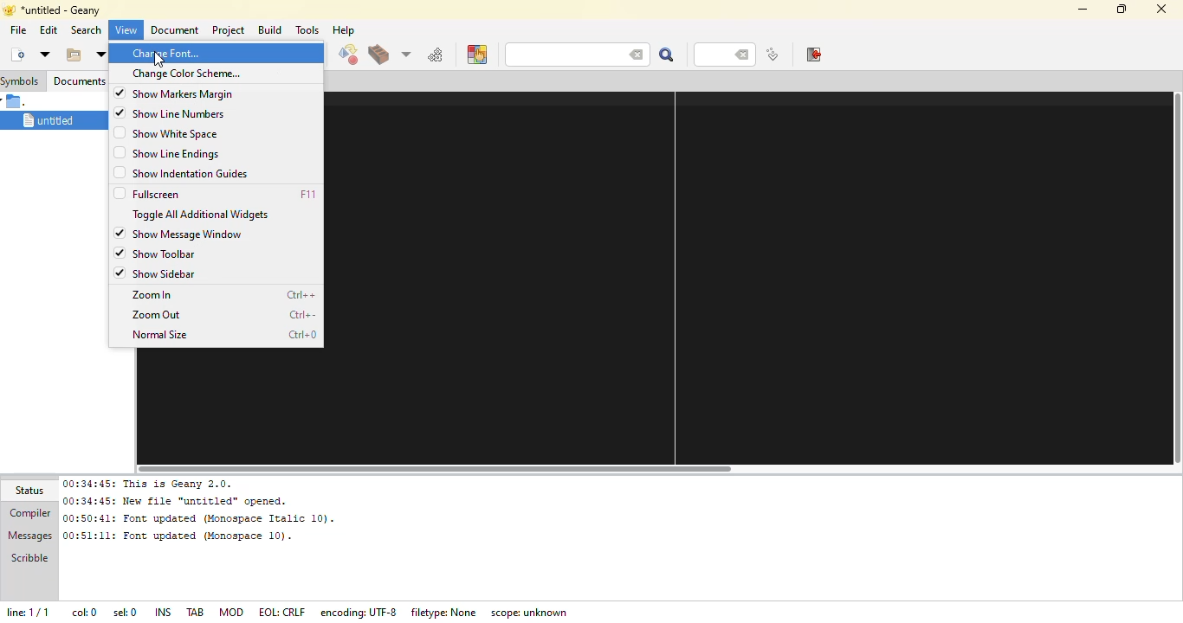 This screenshot has width=1183, height=623. I want to click on compiler, so click(29, 513).